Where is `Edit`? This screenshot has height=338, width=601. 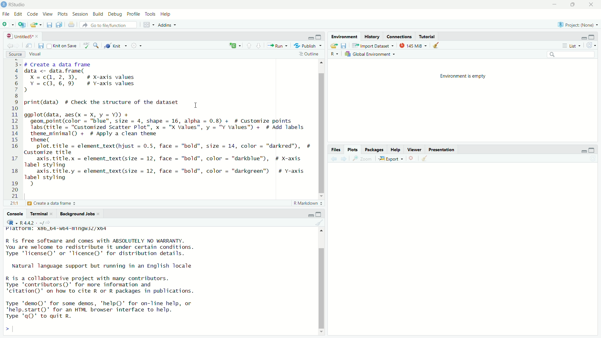
Edit is located at coordinates (18, 15).